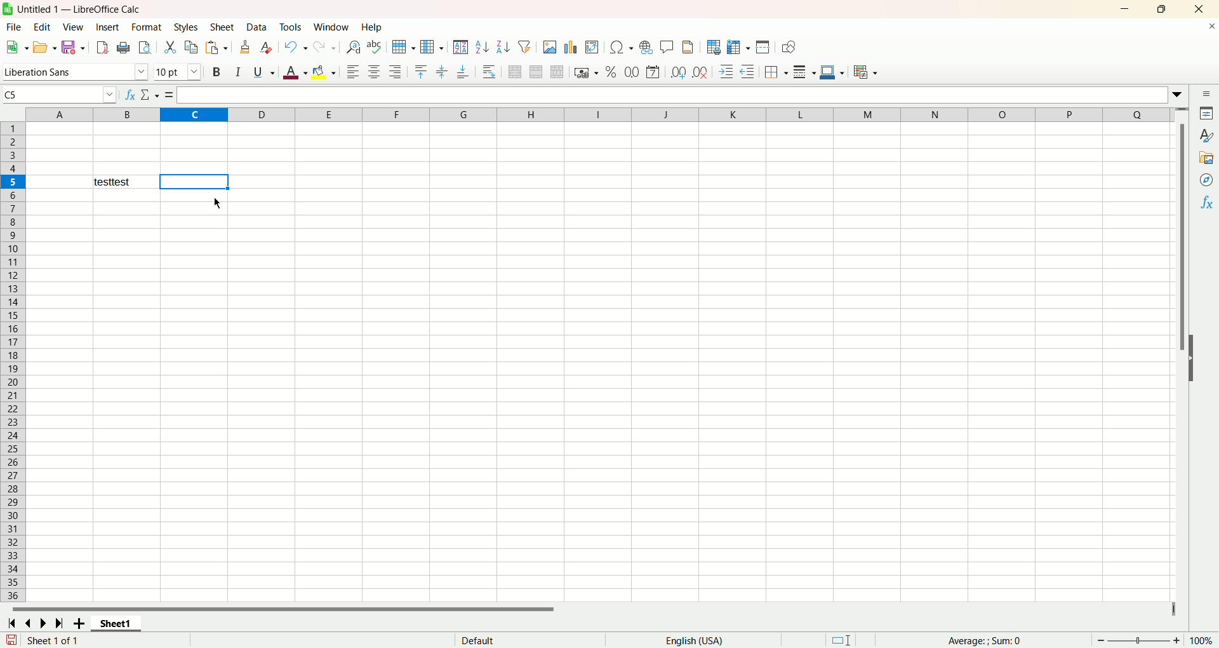 Image resolution: width=1219 pixels, height=648 pixels. Describe the element at coordinates (324, 47) in the screenshot. I see `redo` at that location.